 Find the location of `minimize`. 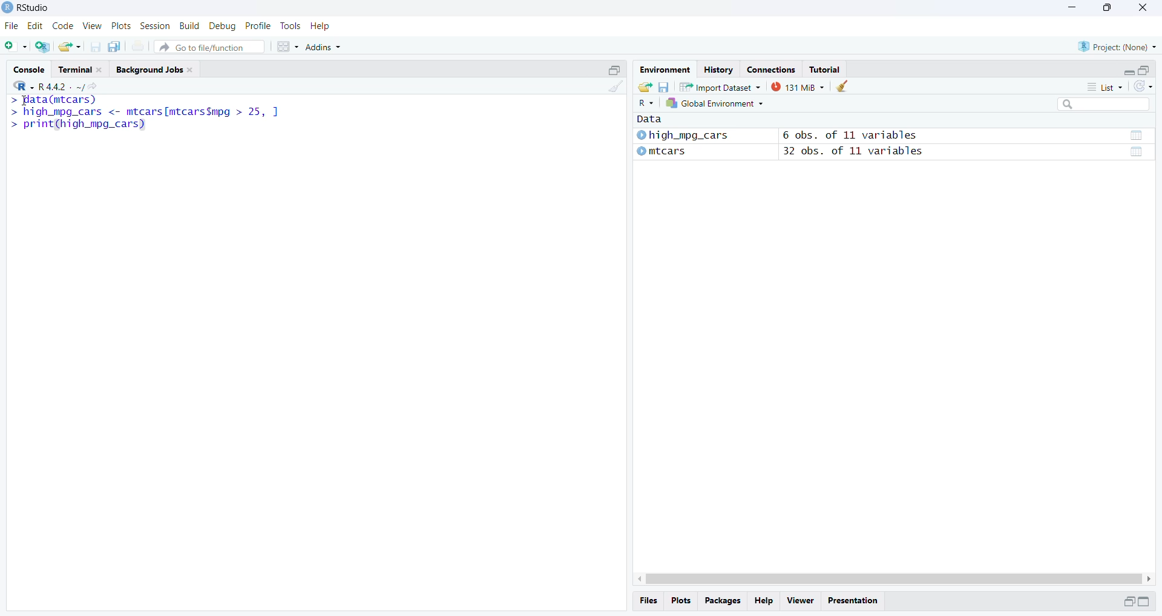

minimize is located at coordinates (1143, 601).